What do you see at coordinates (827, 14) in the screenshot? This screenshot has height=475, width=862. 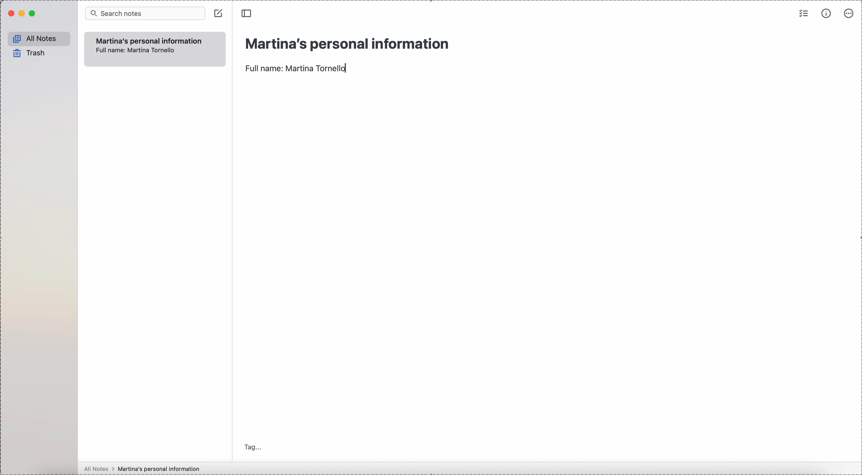 I see `metrics` at bounding box center [827, 14].